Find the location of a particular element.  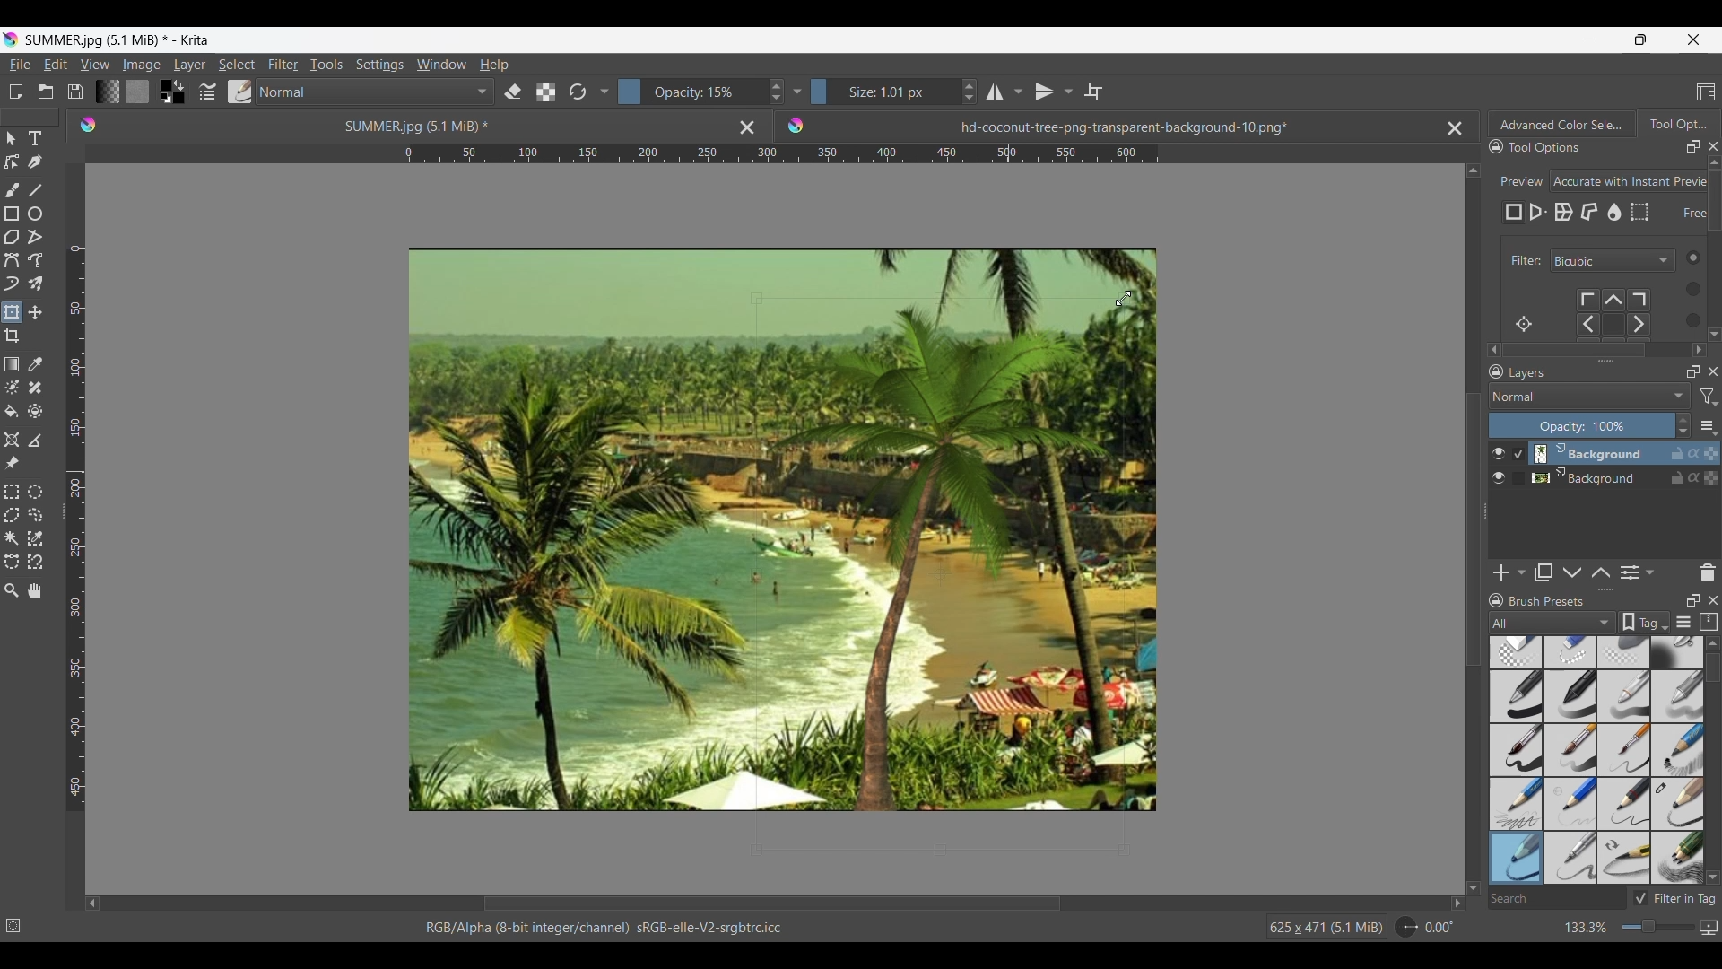

Cursor position unchanged, Shift key selected is located at coordinates (1009, 471).